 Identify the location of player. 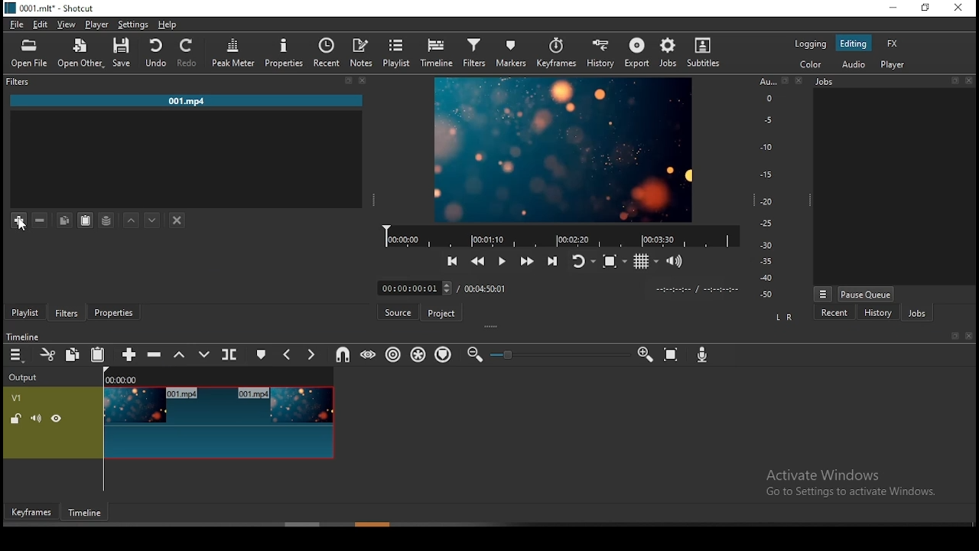
(95, 24).